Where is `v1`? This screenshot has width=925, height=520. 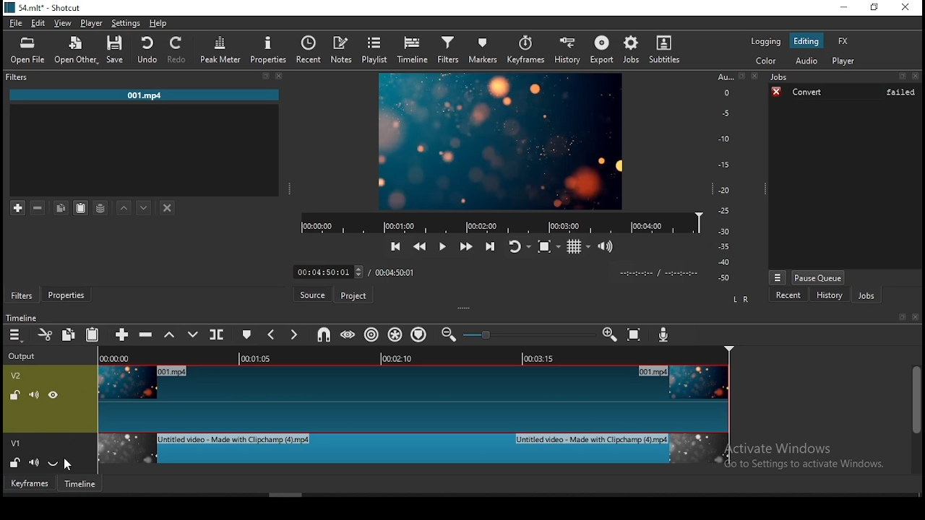 v1 is located at coordinates (16, 442).